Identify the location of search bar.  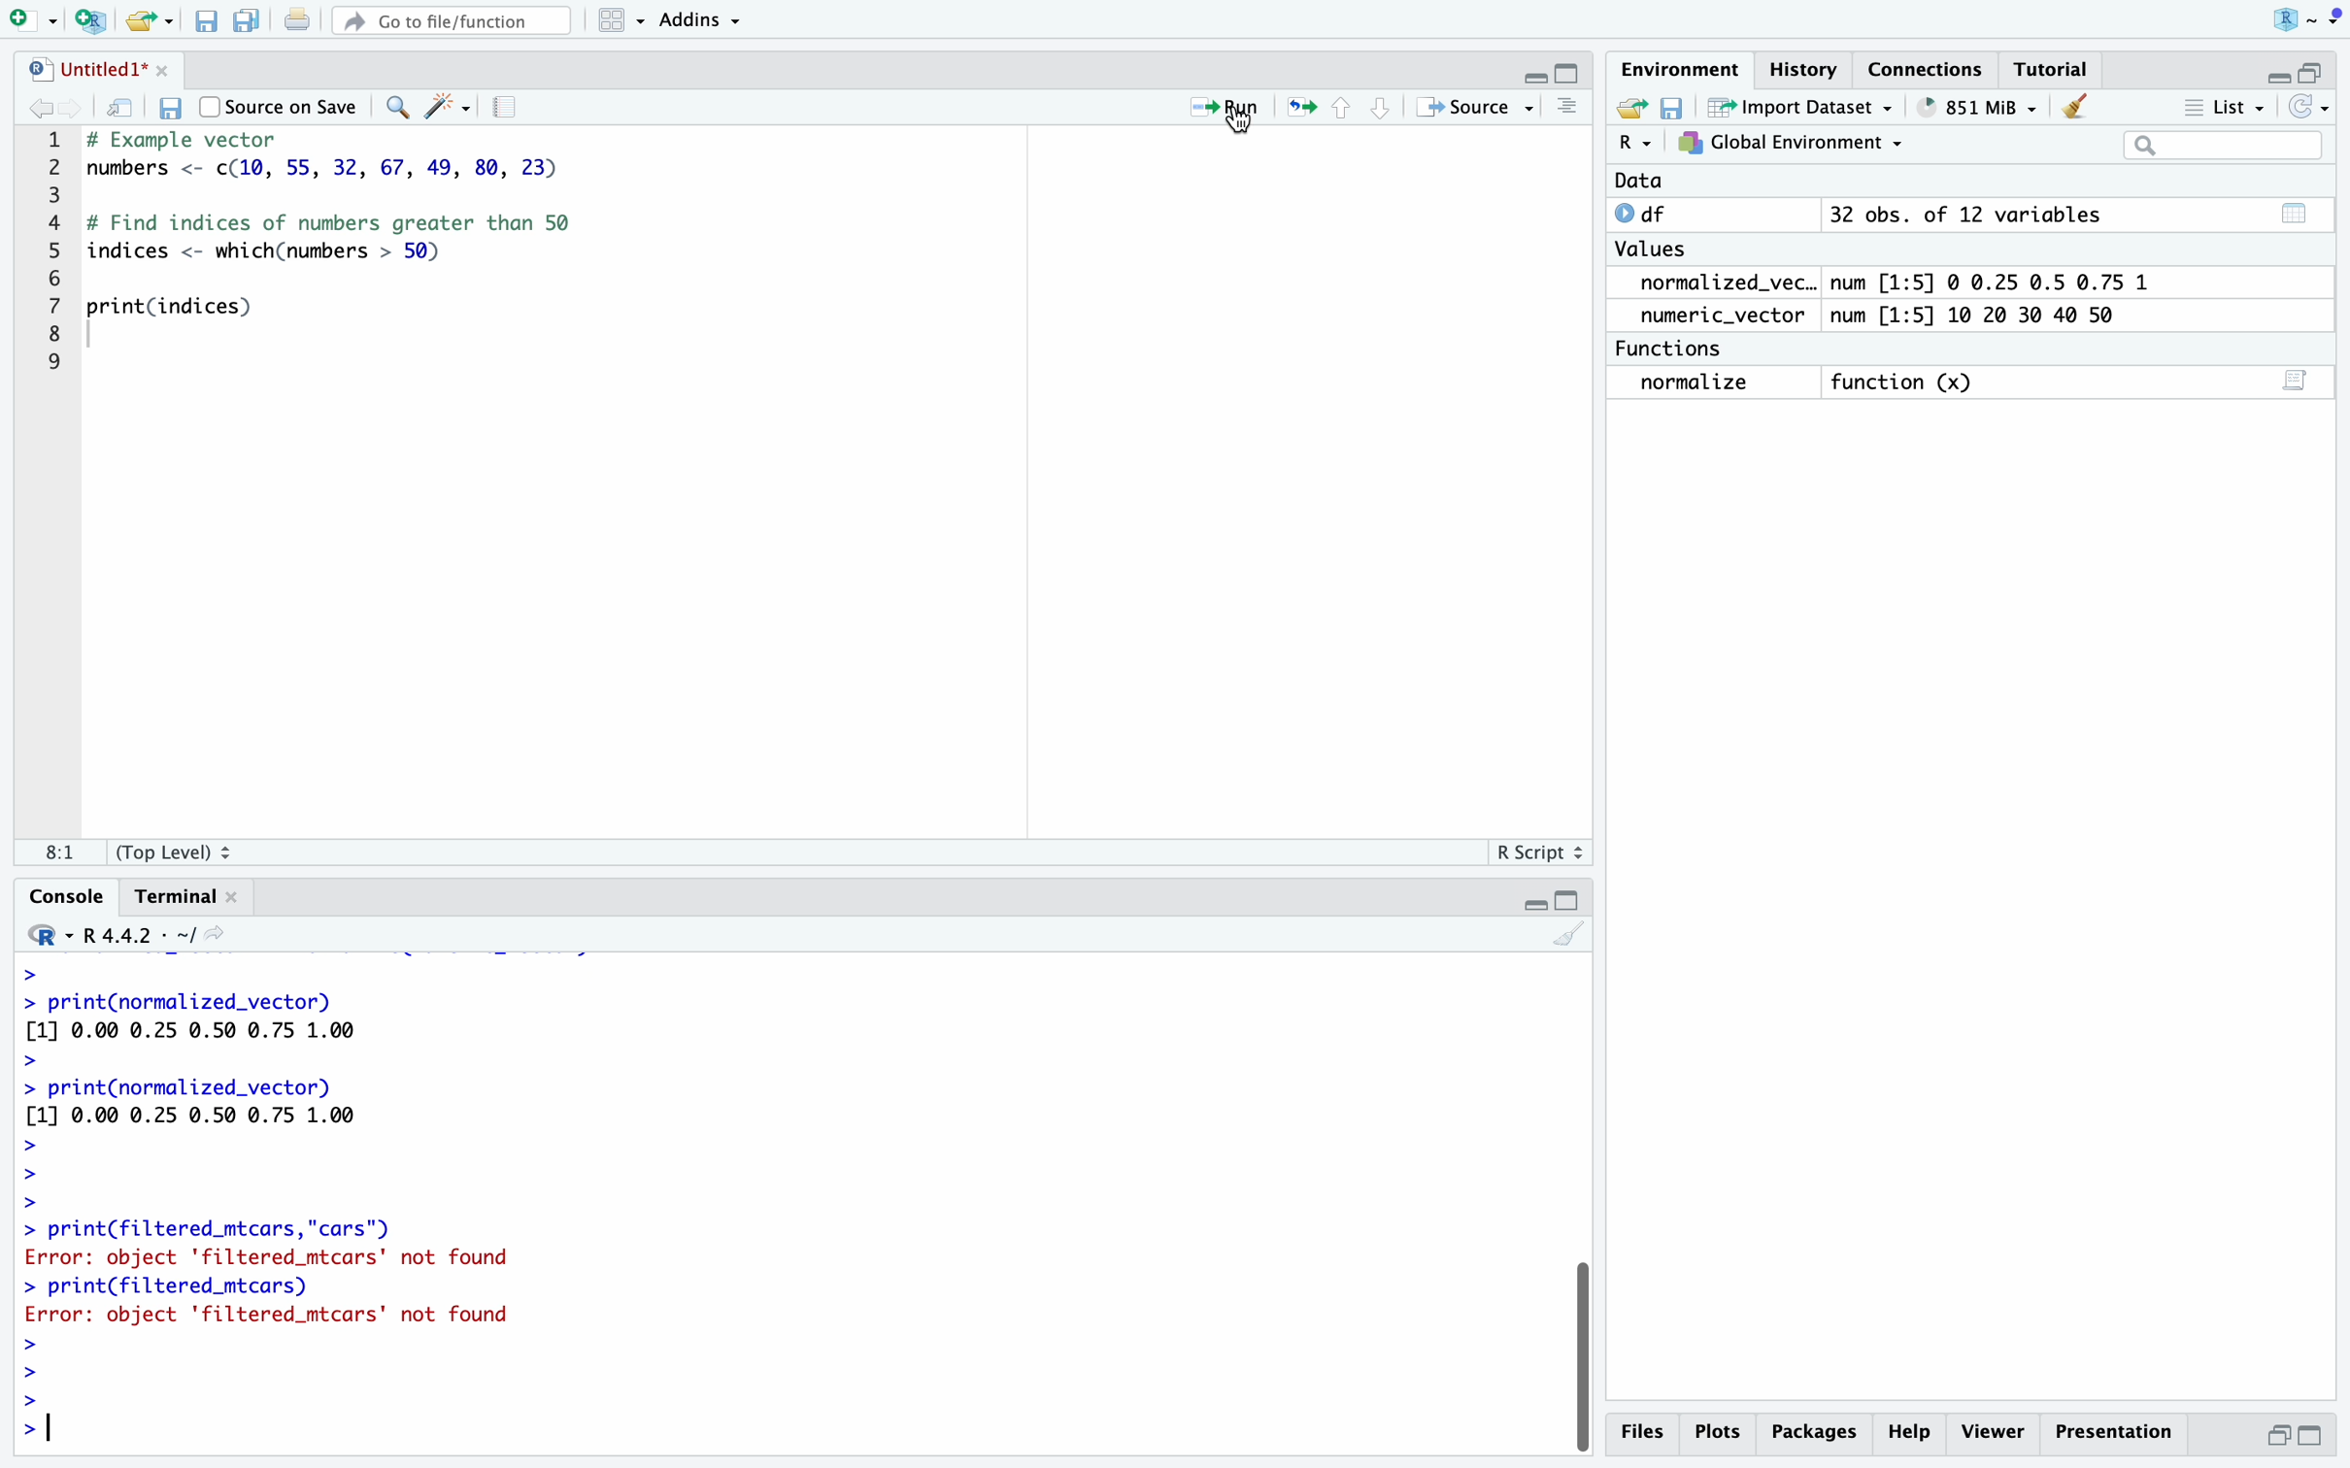
(2217, 144).